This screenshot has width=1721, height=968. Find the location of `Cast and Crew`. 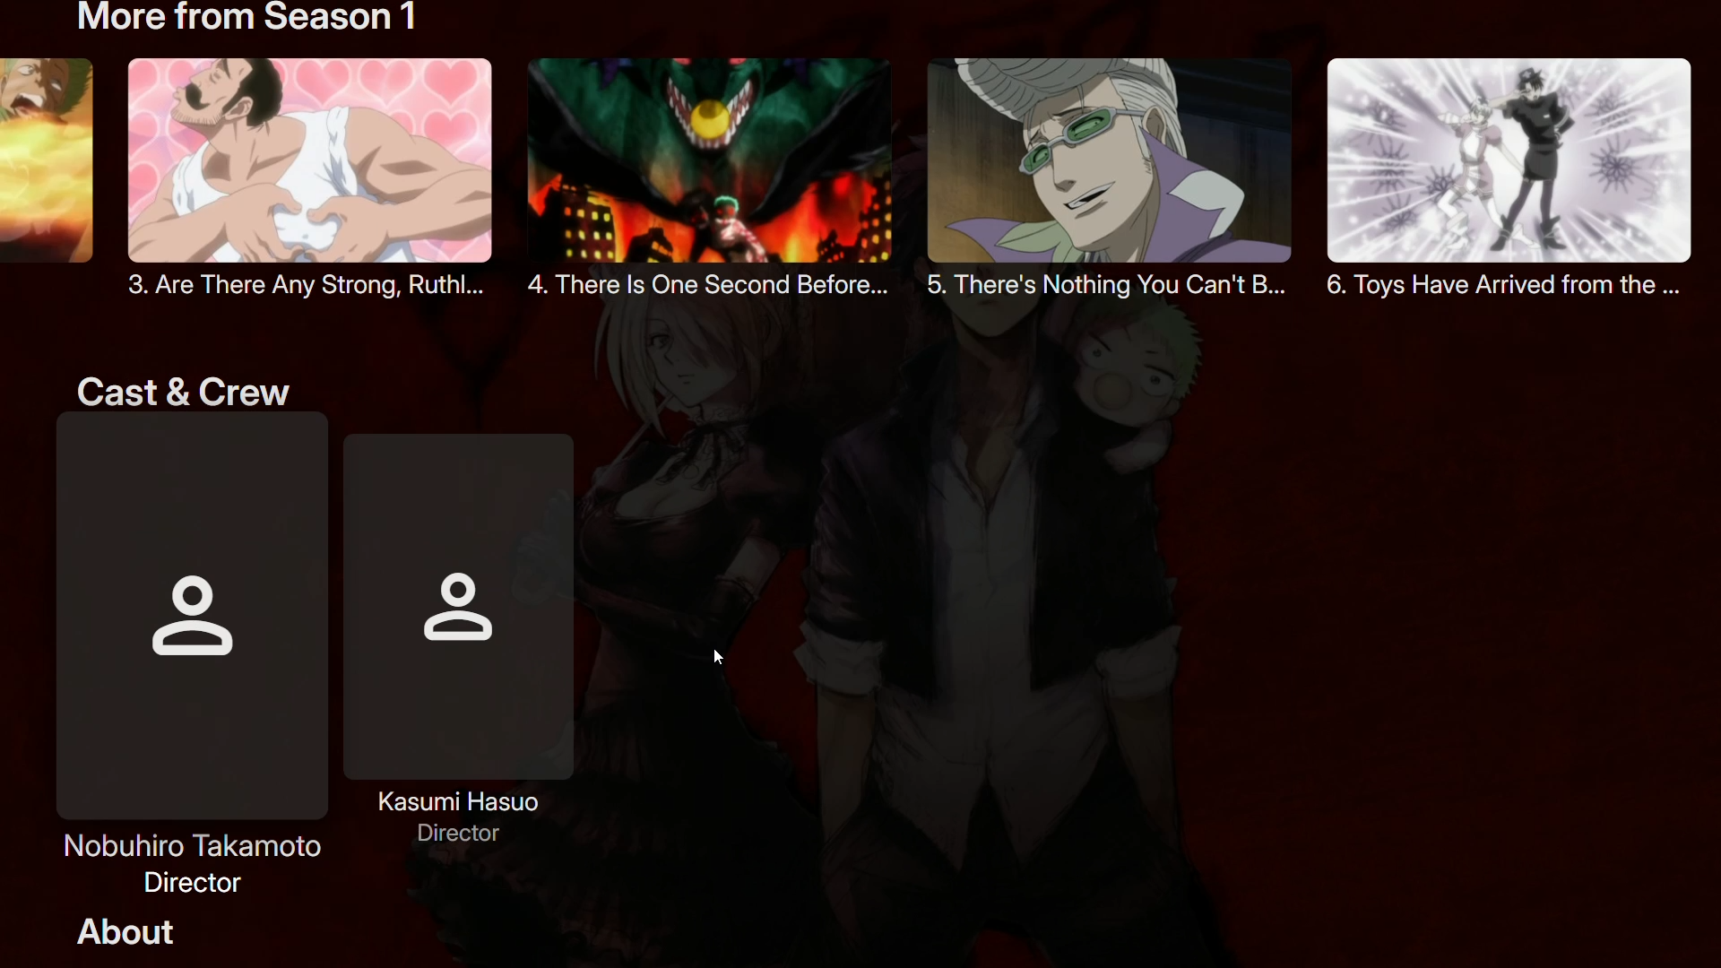

Cast and Crew is located at coordinates (186, 387).